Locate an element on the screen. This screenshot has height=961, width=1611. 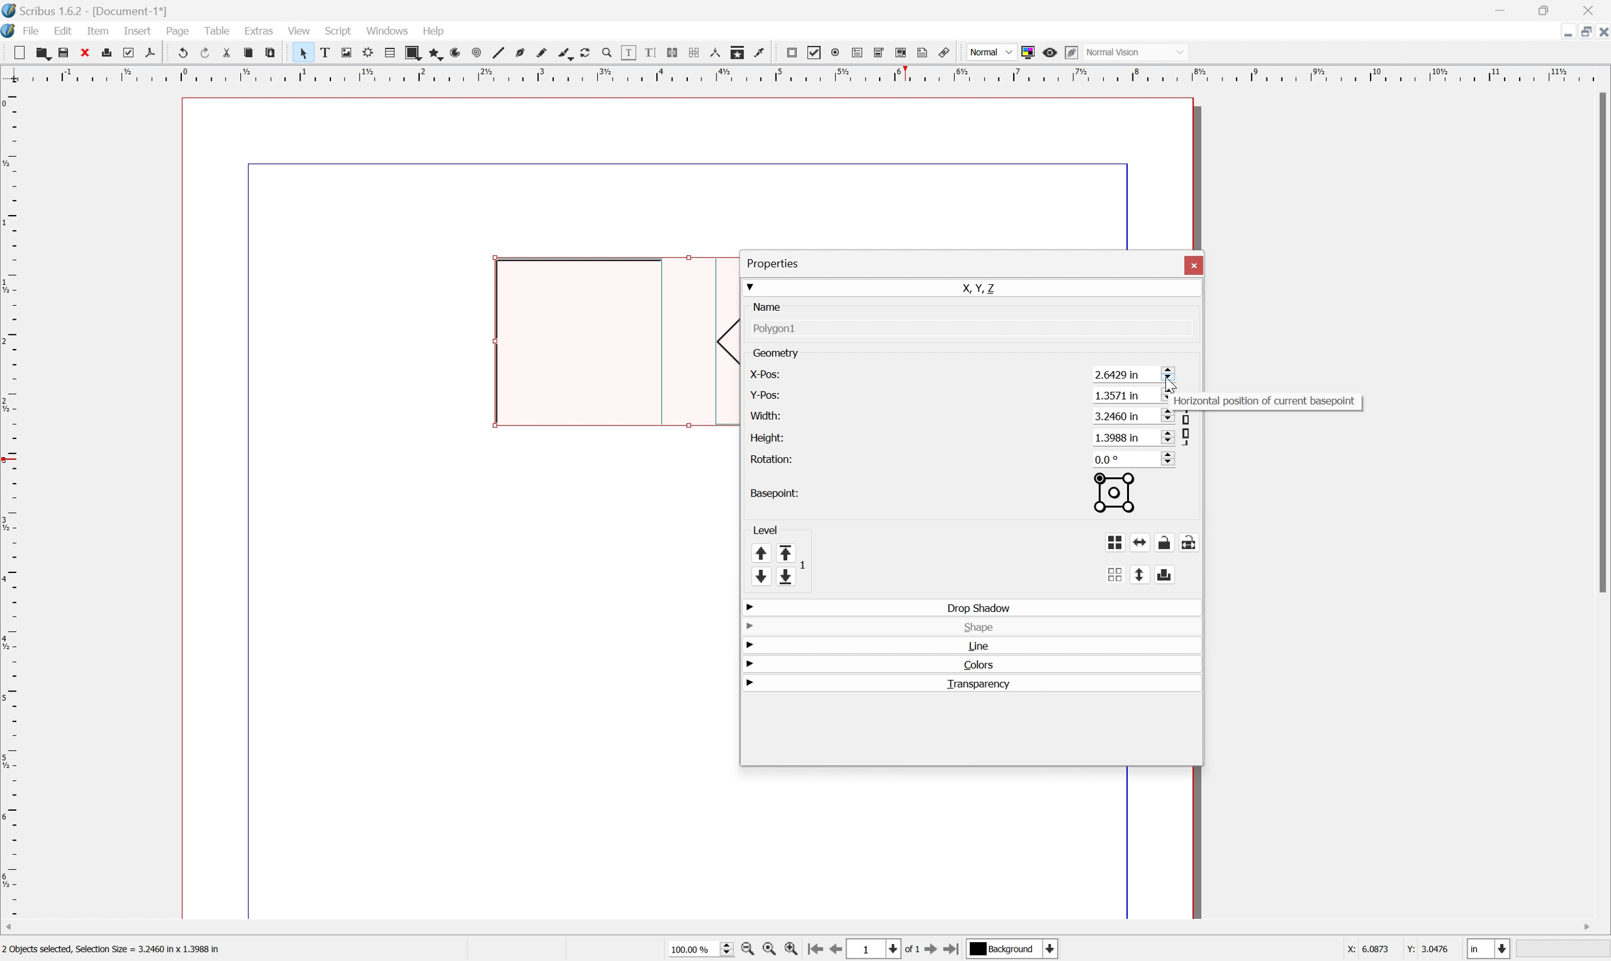
file is located at coordinates (33, 30).